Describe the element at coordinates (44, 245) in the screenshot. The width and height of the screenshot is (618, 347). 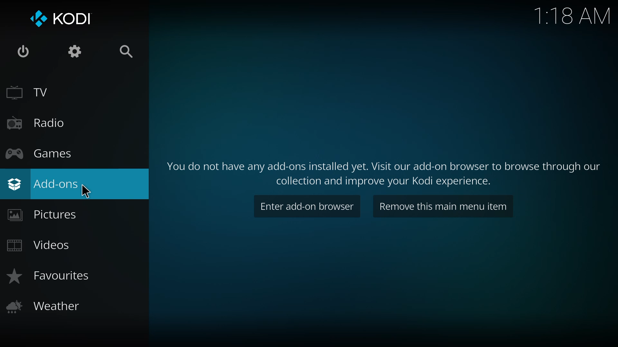
I see `videos` at that location.